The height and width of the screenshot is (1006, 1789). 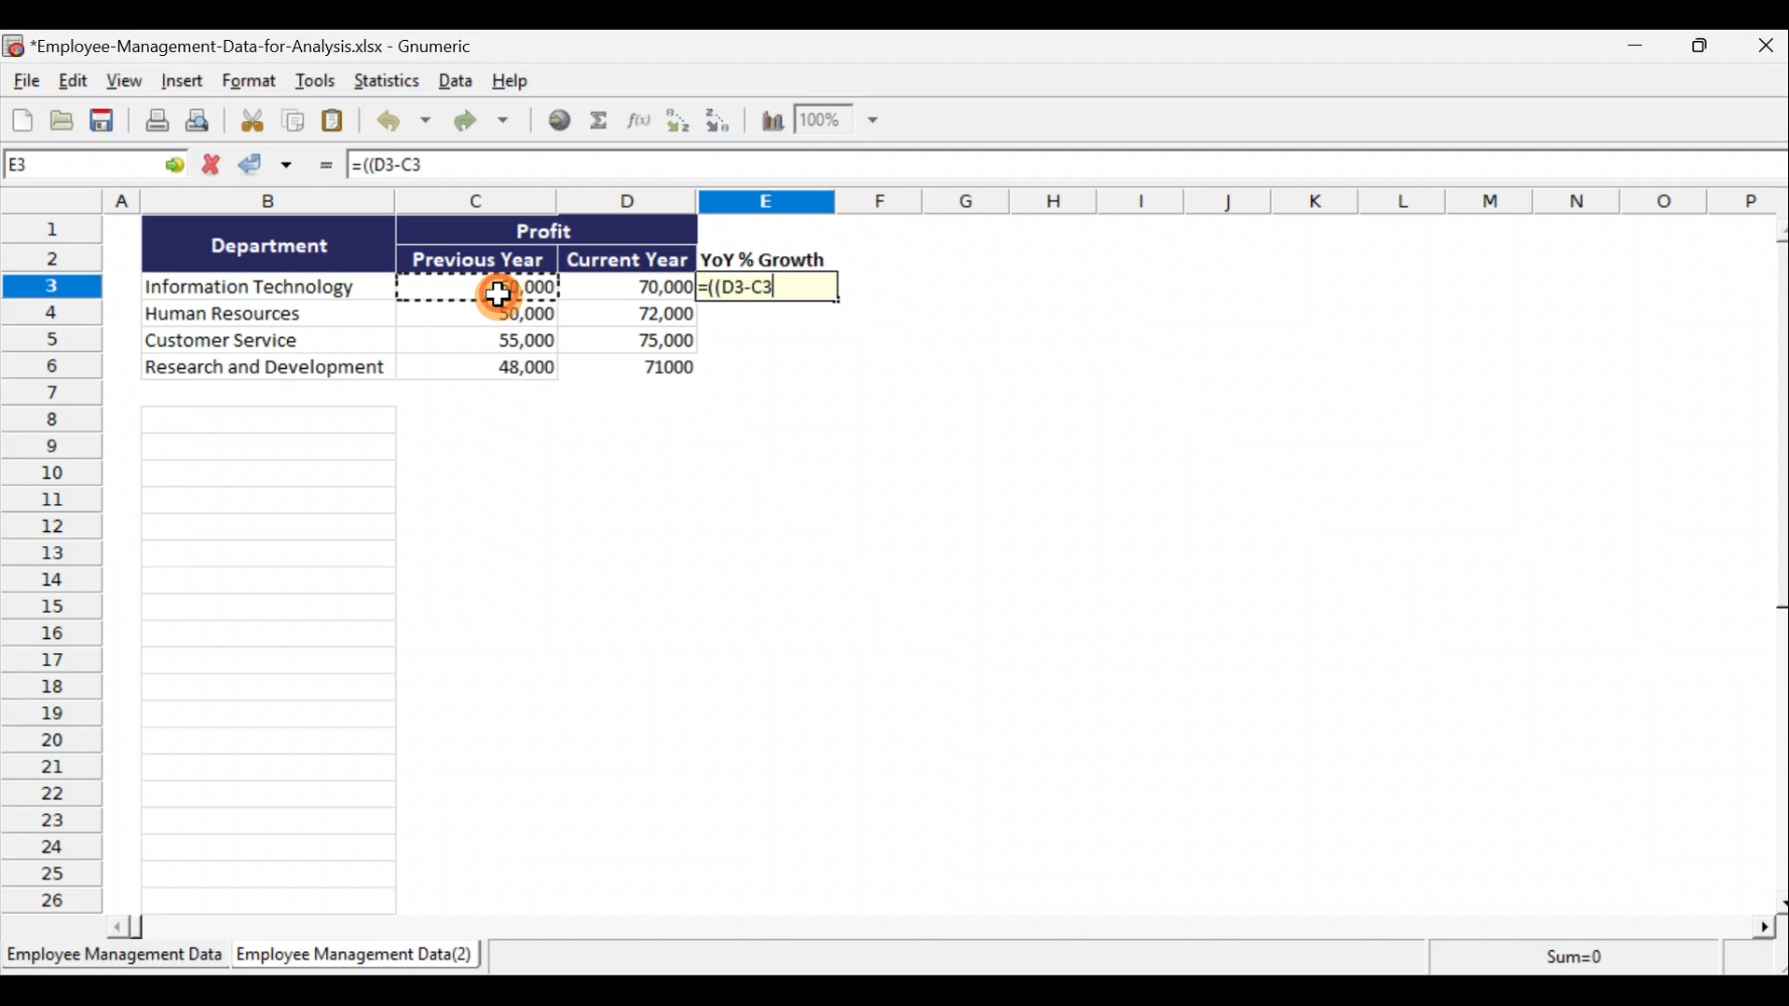 What do you see at coordinates (500, 292) in the screenshot?
I see `Cursor` at bounding box center [500, 292].